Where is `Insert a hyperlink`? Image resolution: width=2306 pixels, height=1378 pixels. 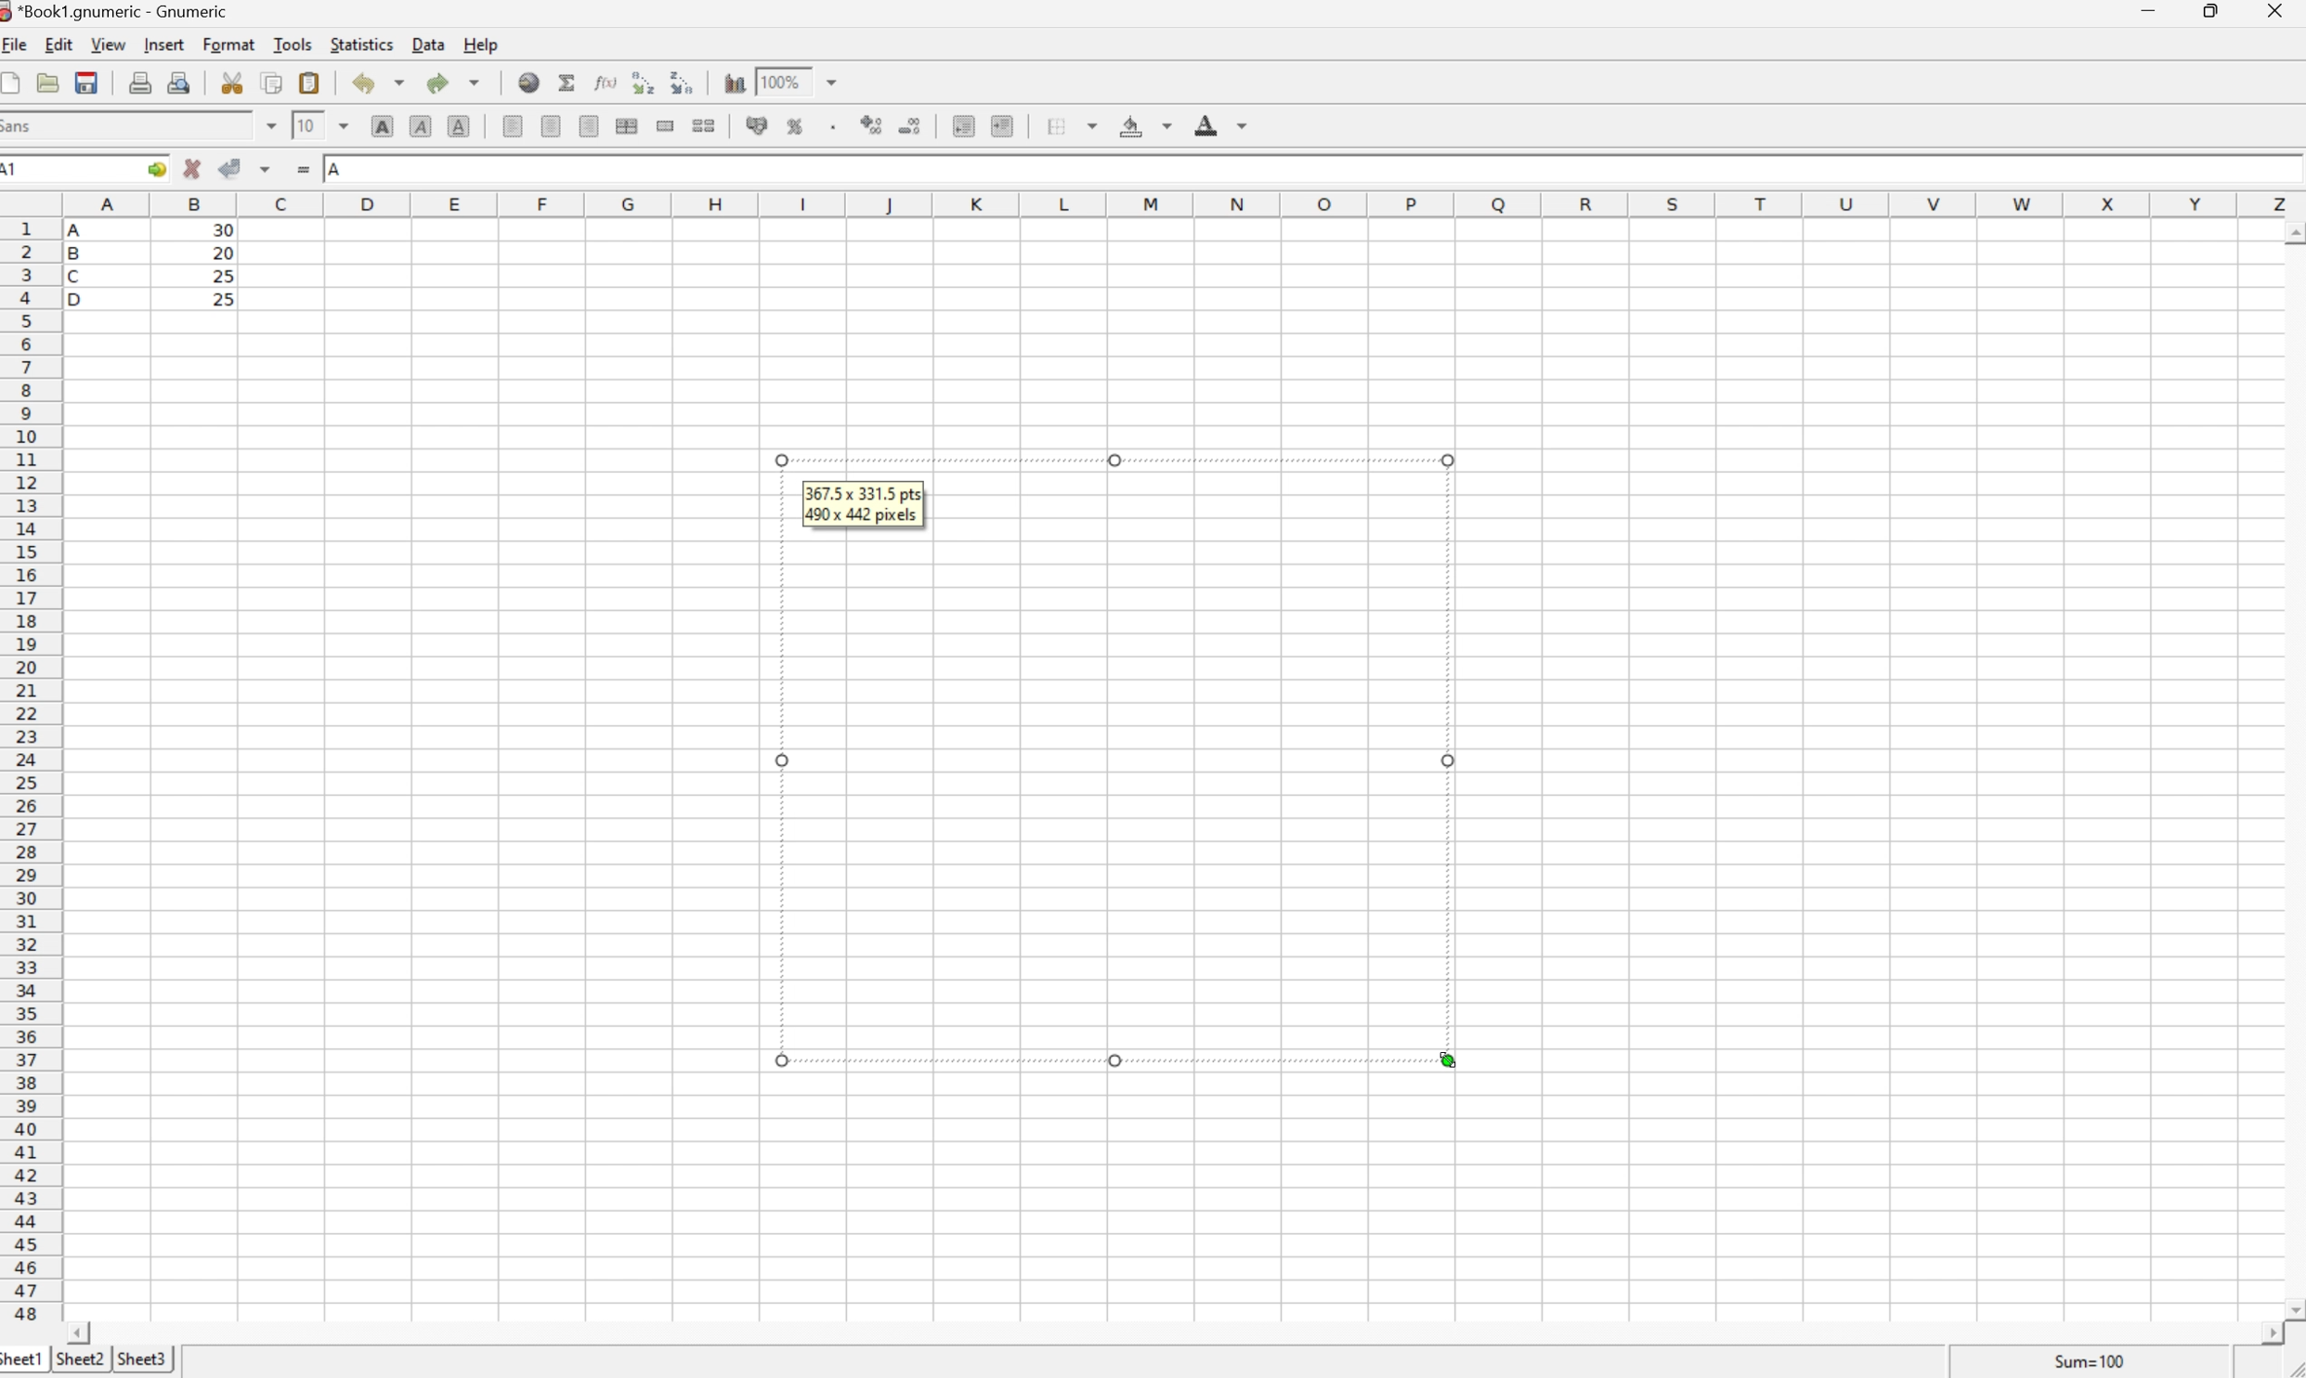 Insert a hyperlink is located at coordinates (529, 83).